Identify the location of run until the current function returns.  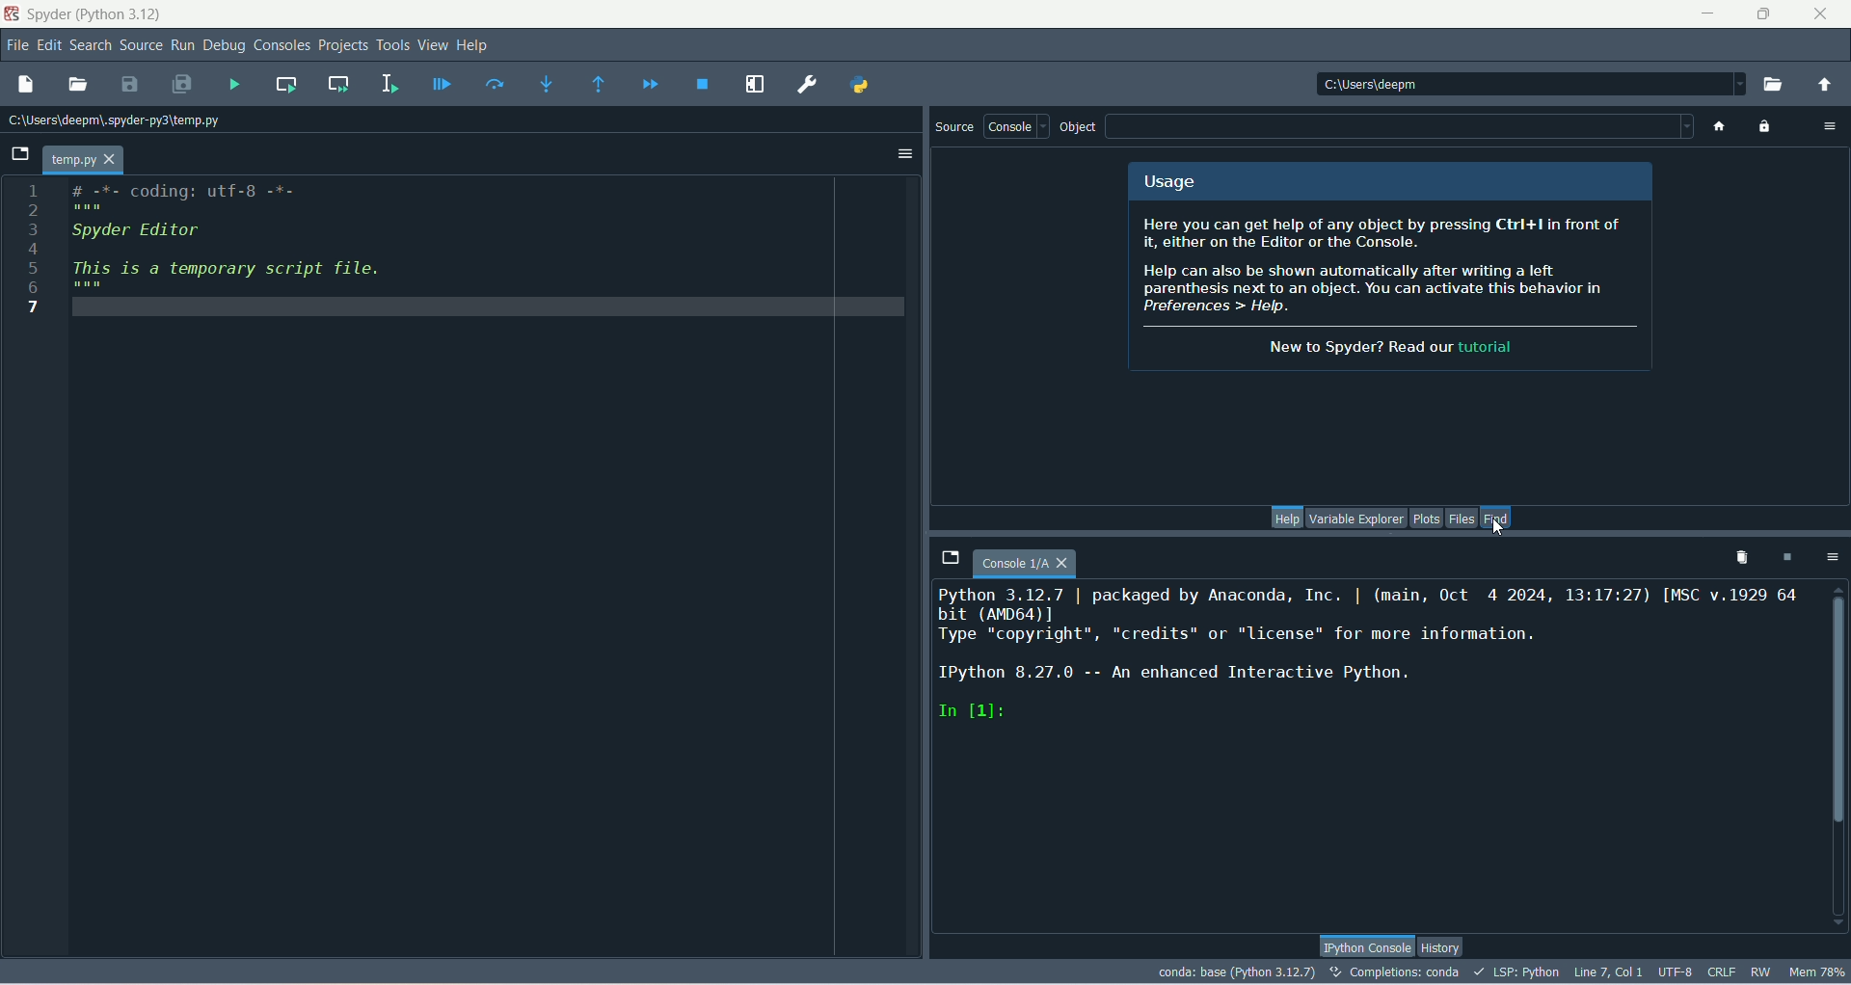
(599, 85).